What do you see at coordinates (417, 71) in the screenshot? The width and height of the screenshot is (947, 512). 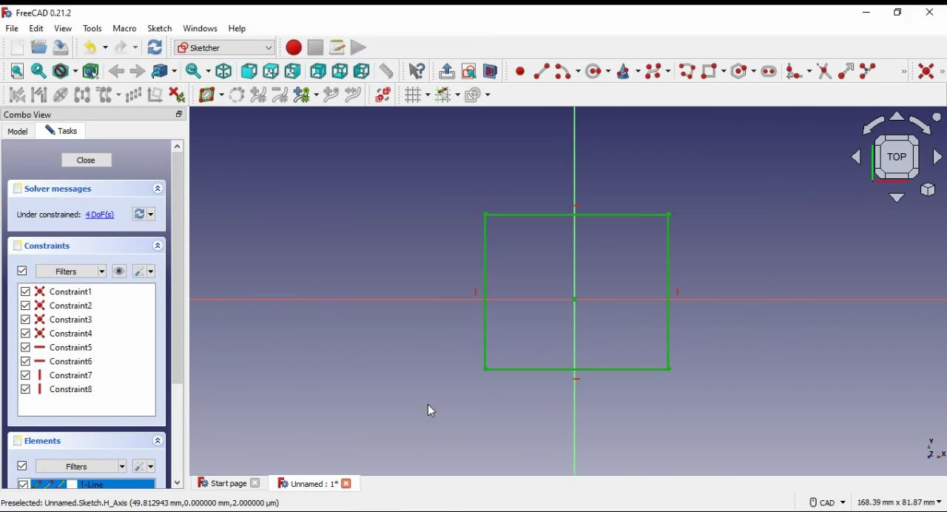 I see `what's this` at bounding box center [417, 71].